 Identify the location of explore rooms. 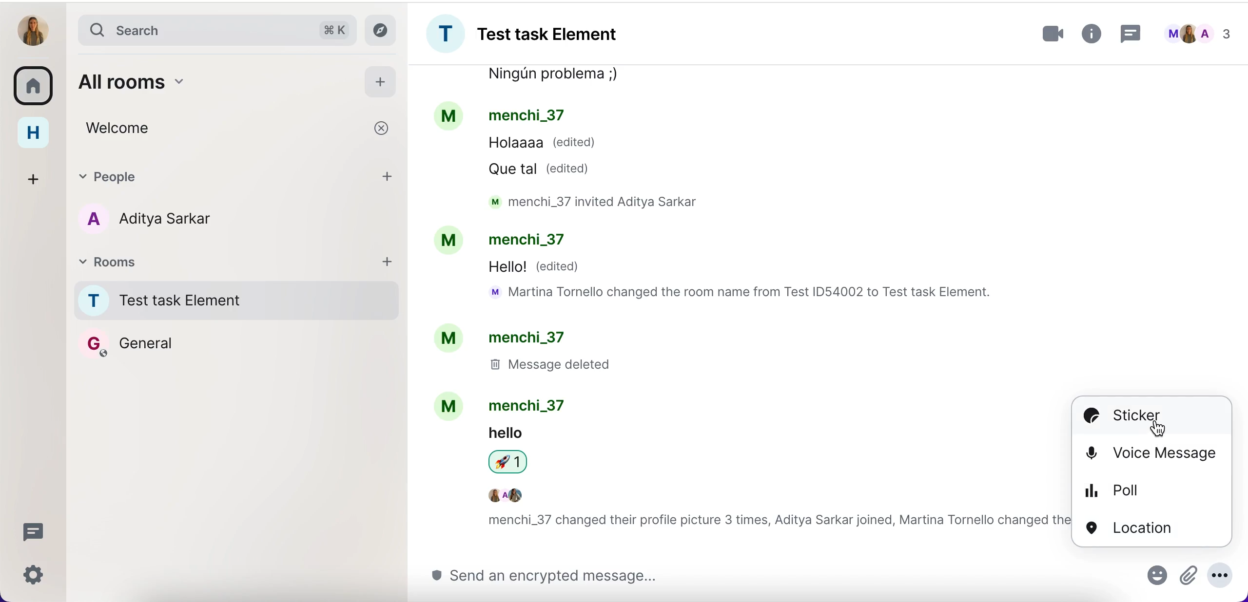
(384, 28).